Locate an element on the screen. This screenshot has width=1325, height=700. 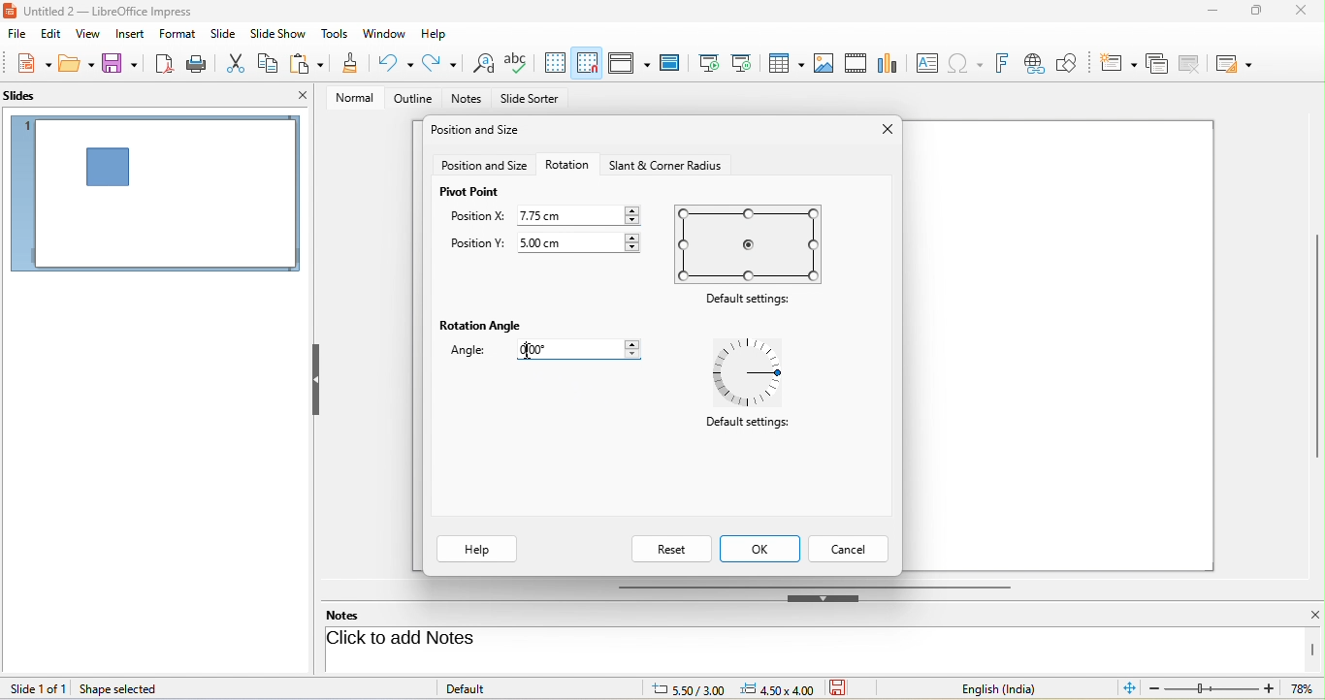
copy is located at coordinates (270, 61).